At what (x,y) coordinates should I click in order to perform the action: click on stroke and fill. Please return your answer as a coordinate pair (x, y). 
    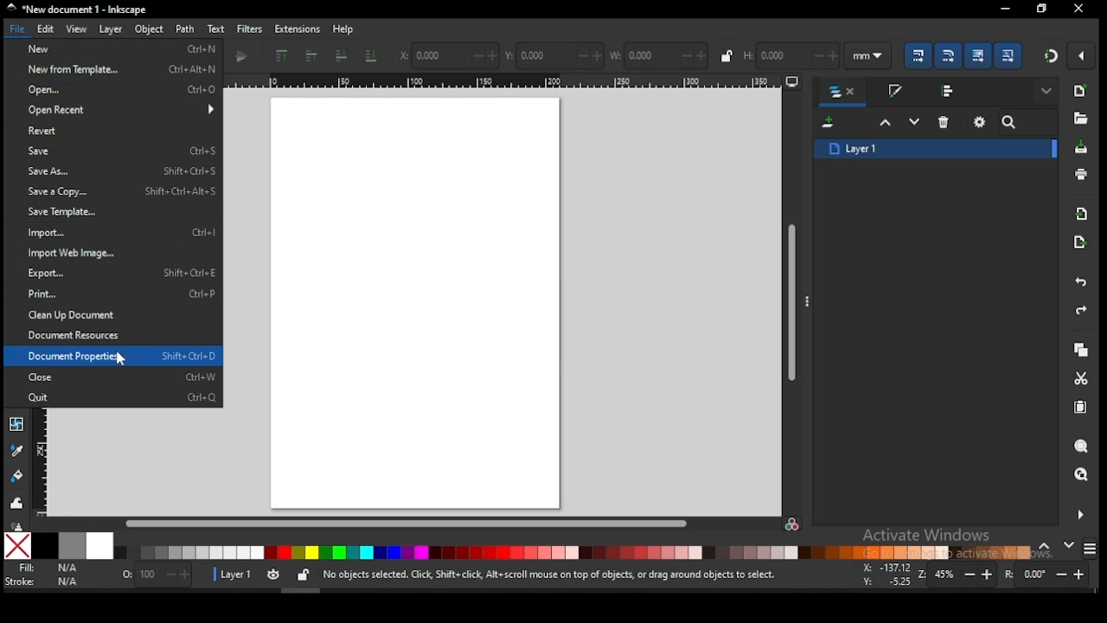
    Looking at the image, I should click on (894, 92).